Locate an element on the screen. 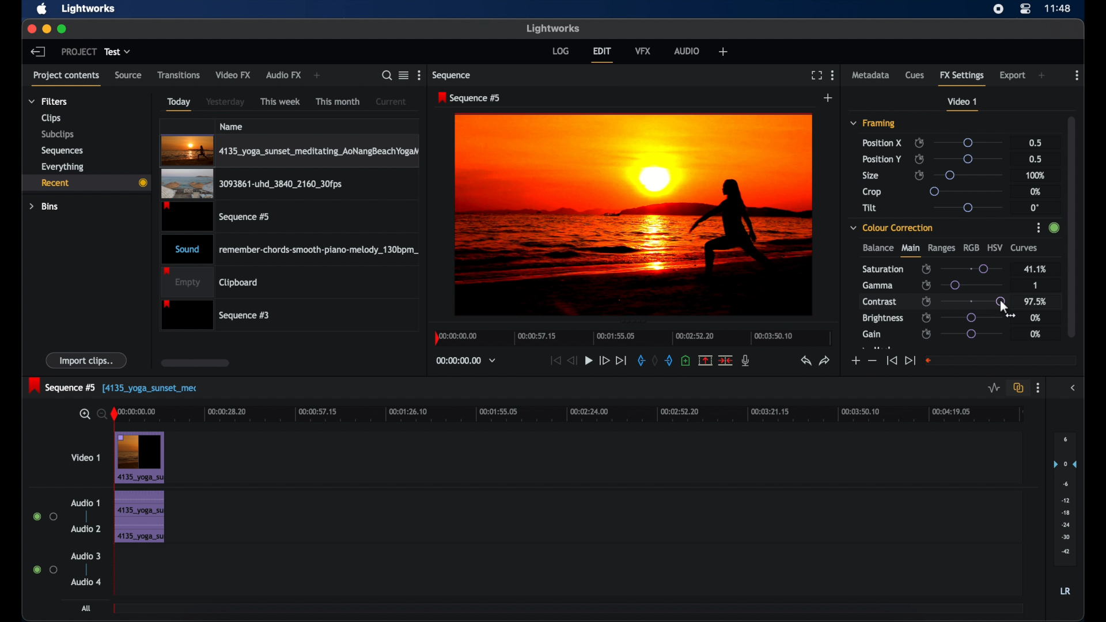 The width and height of the screenshot is (1106, 622). radio buttons is located at coordinates (45, 570).